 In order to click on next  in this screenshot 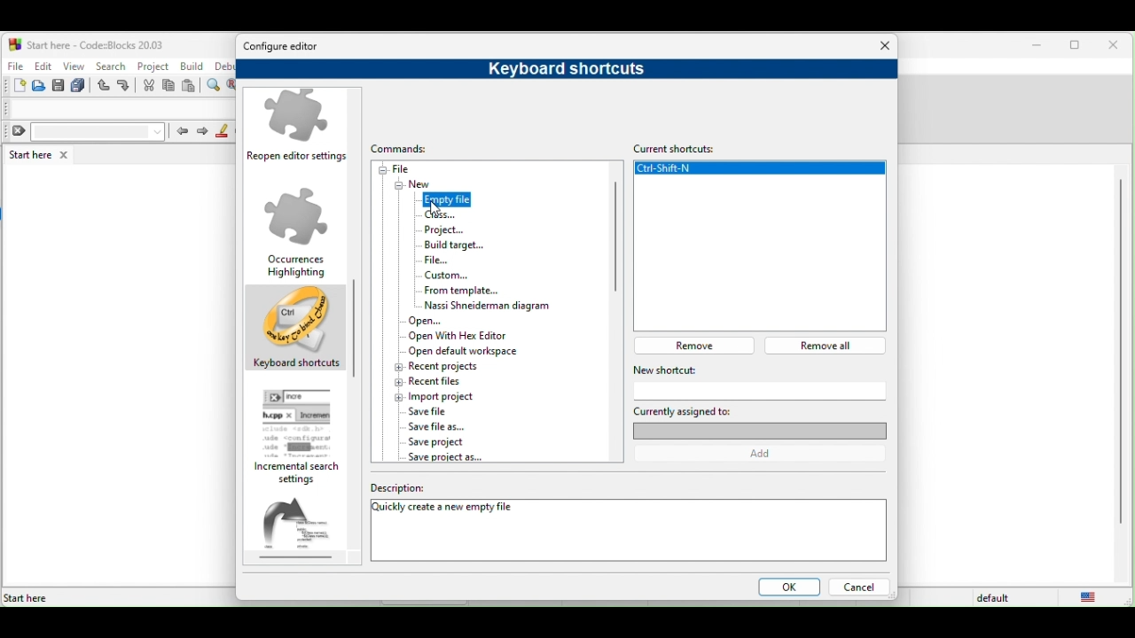, I will do `click(202, 132)`.